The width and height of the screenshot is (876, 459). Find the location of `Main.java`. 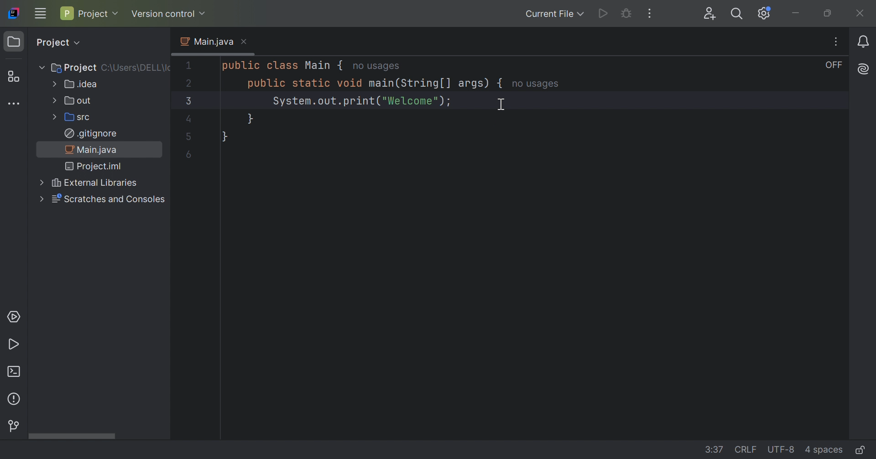

Main.java is located at coordinates (205, 42).